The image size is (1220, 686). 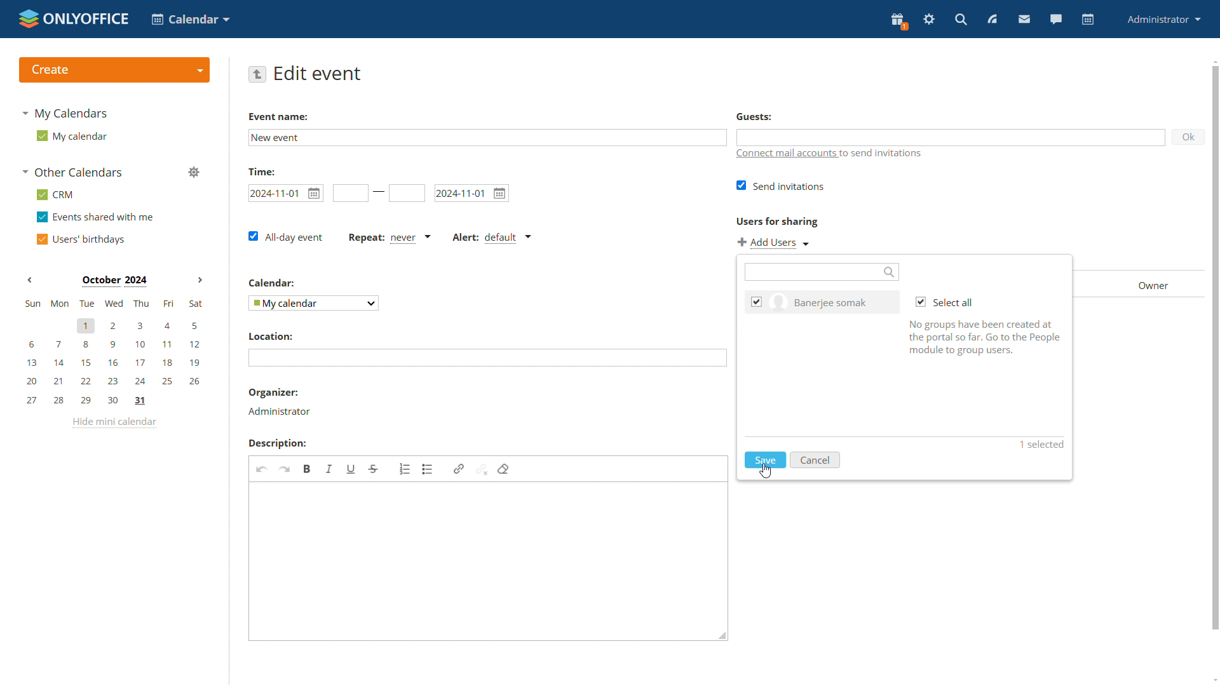 What do you see at coordinates (263, 171) in the screenshot?
I see `time` at bounding box center [263, 171].